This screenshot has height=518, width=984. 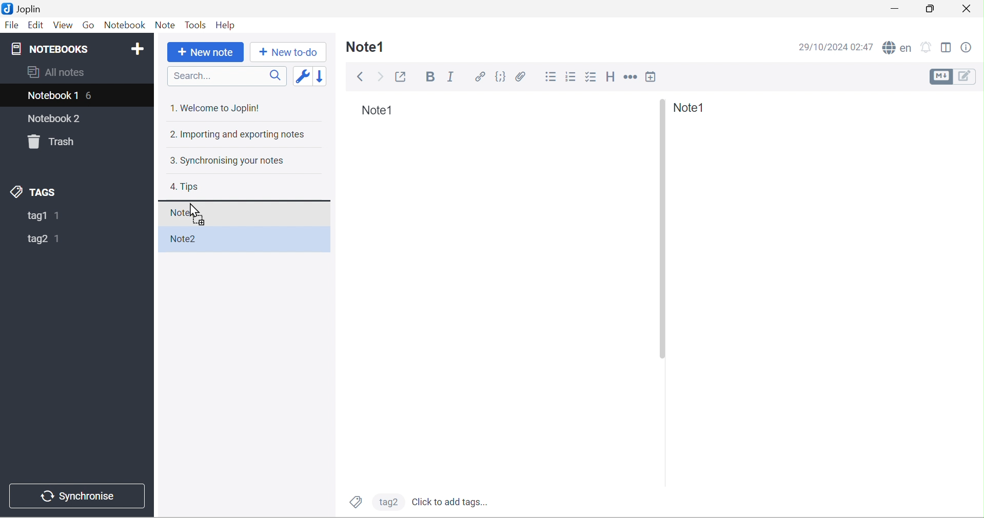 What do you see at coordinates (57, 71) in the screenshot?
I see `All notes` at bounding box center [57, 71].